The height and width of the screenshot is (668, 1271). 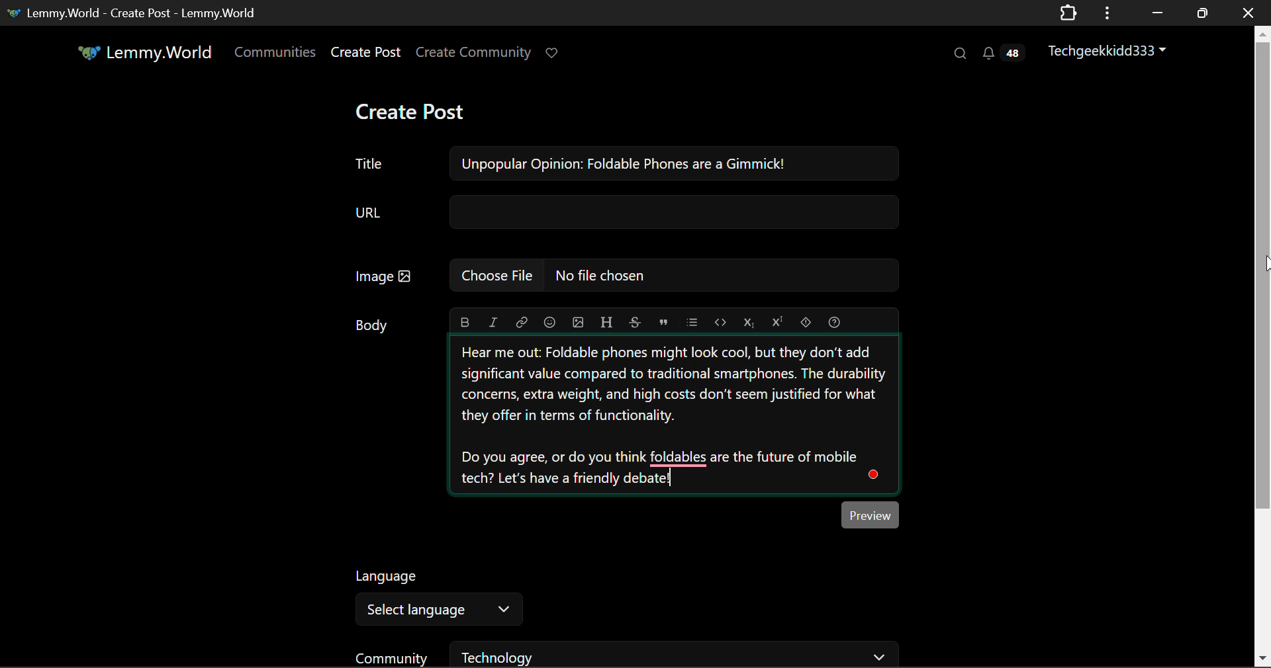 What do you see at coordinates (720, 321) in the screenshot?
I see `code` at bounding box center [720, 321].